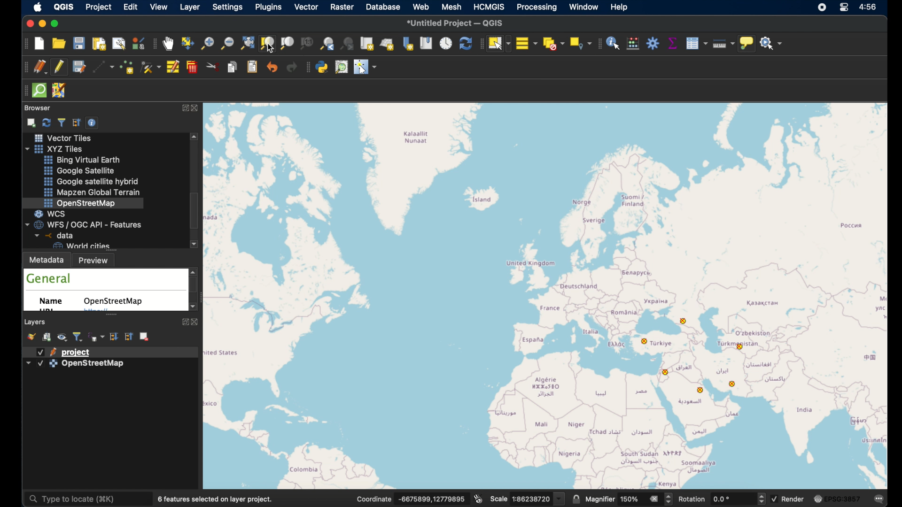  Describe the element at coordinates (836, 499) in the screenshot. I see `current csr` at that location.